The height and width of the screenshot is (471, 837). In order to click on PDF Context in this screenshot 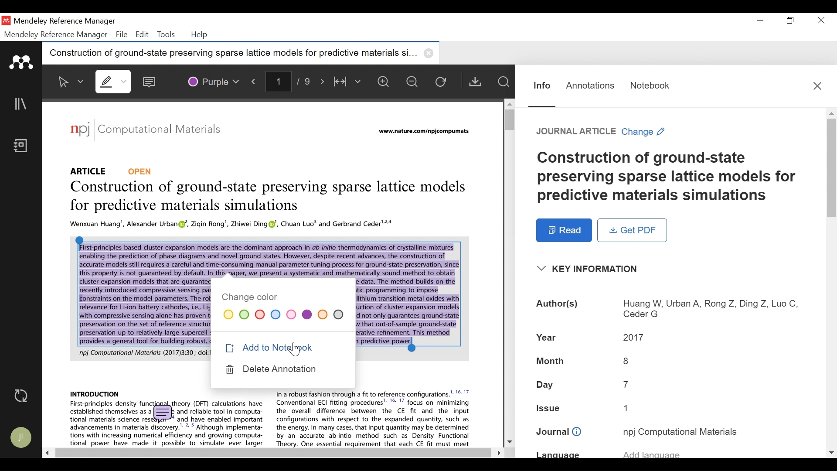, I will do `click(95, 393)`.